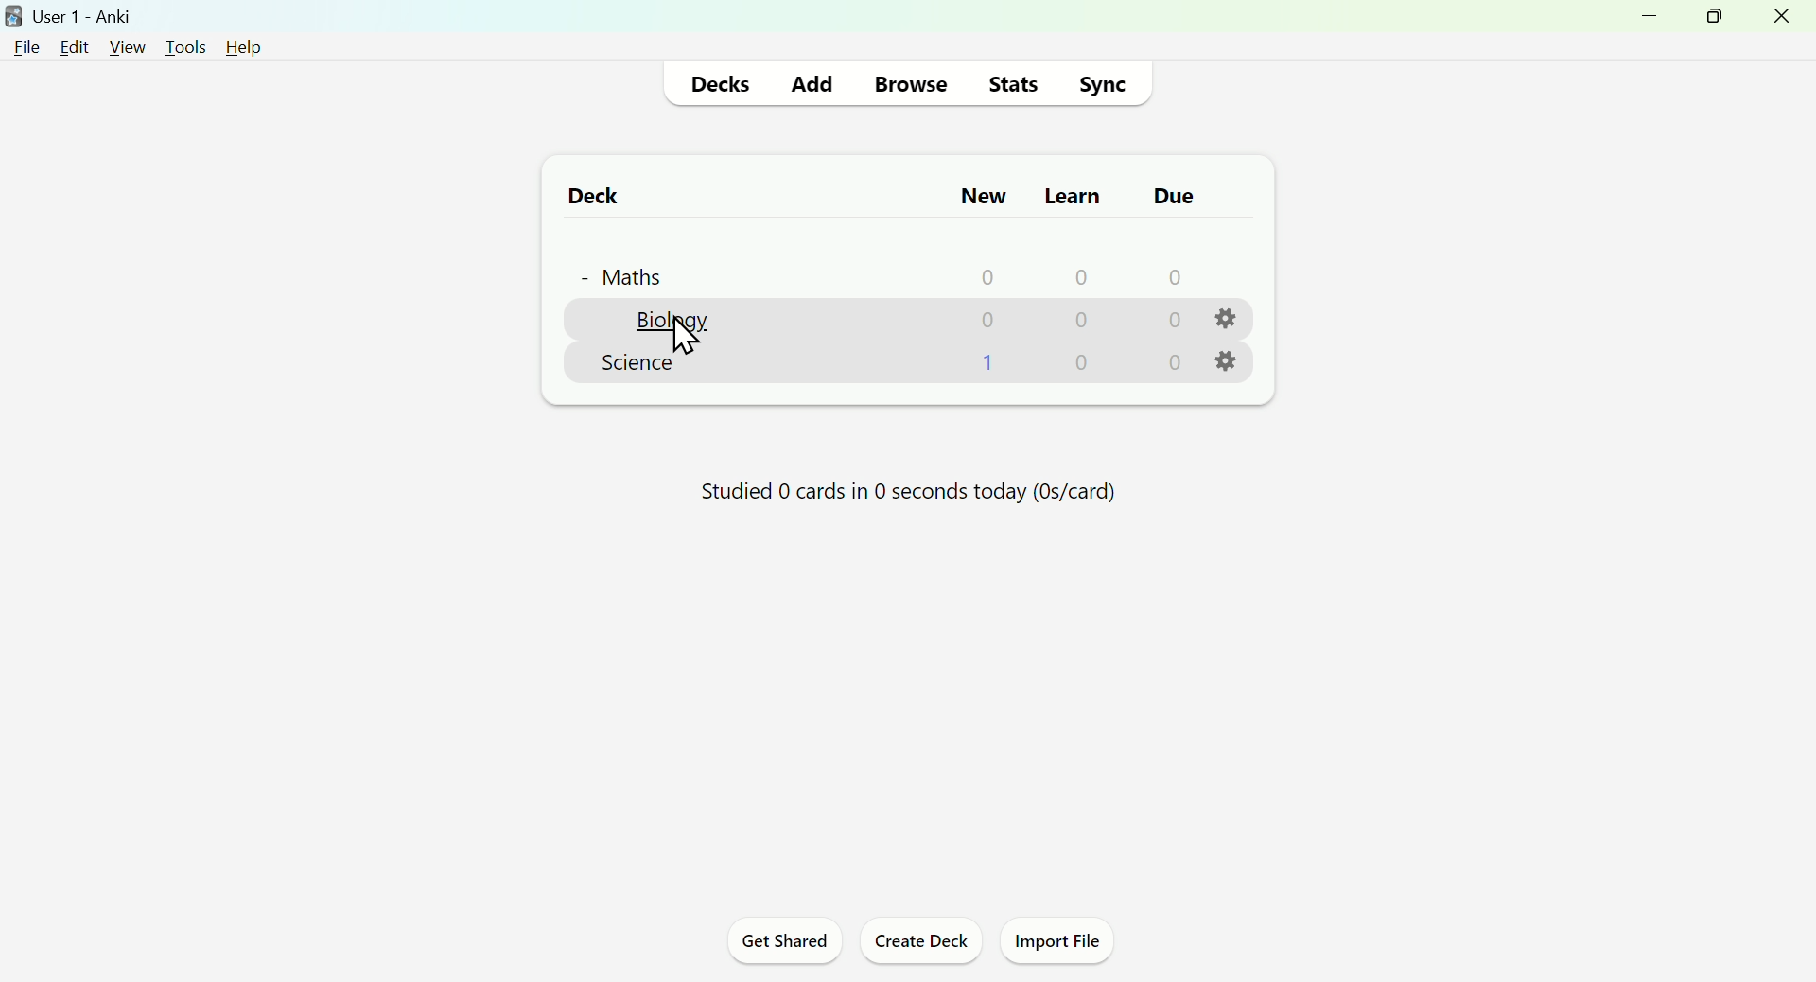 The image size is (1816, 982). Describe the element at coordinates (980, 278) in the screenshot. I see `0` at that location.